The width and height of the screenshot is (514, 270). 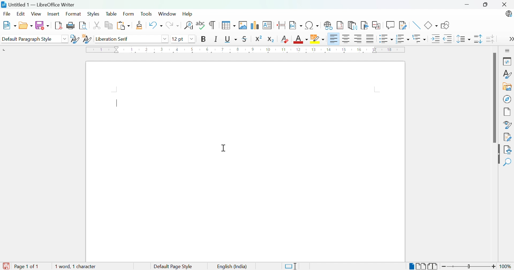 What do you see at coordinates (74, 14) in the screenshot?
I see `Format` at bounding box center [74, 14].